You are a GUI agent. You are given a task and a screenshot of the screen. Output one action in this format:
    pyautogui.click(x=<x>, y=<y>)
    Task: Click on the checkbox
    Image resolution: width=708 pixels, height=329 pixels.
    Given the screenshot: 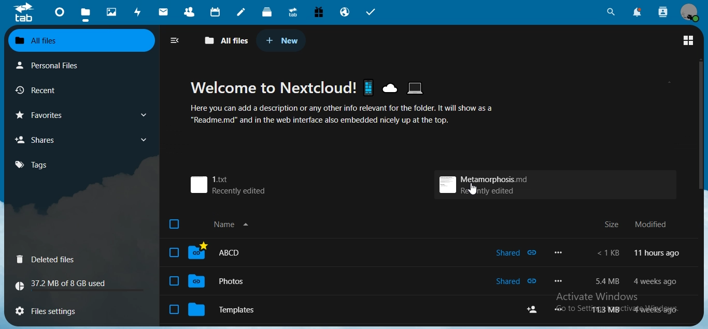 What is the action you would take?
    pyautogui.click(x=175, y=226)
    